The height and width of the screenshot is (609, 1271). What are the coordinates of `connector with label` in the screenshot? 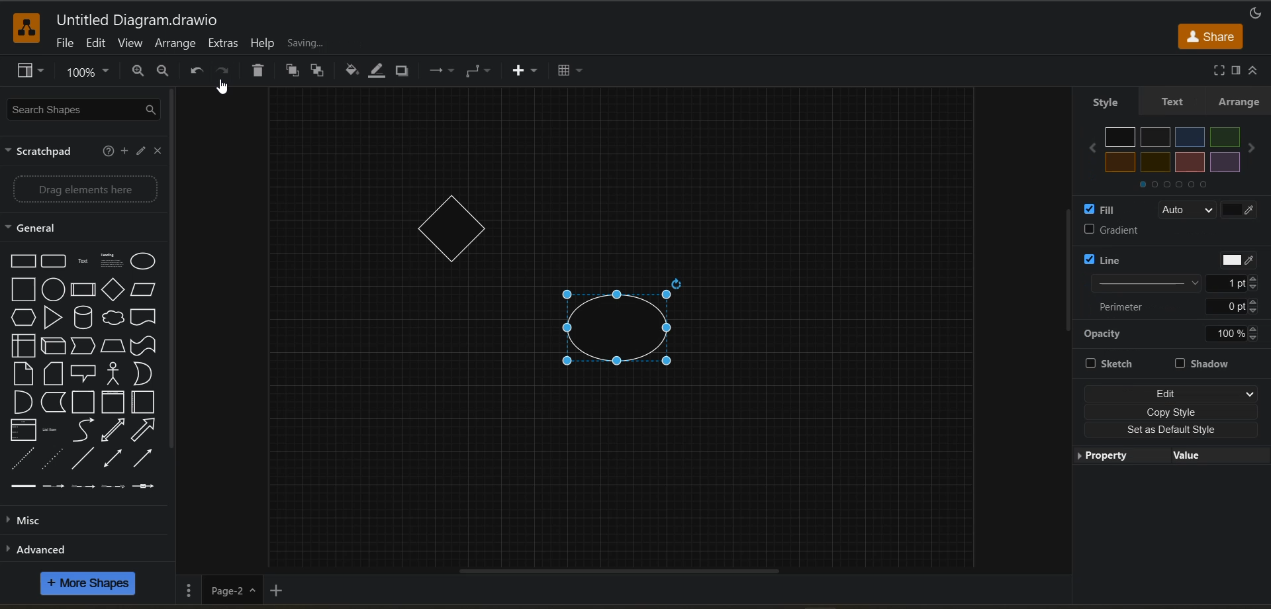 It's located at (54, 487).